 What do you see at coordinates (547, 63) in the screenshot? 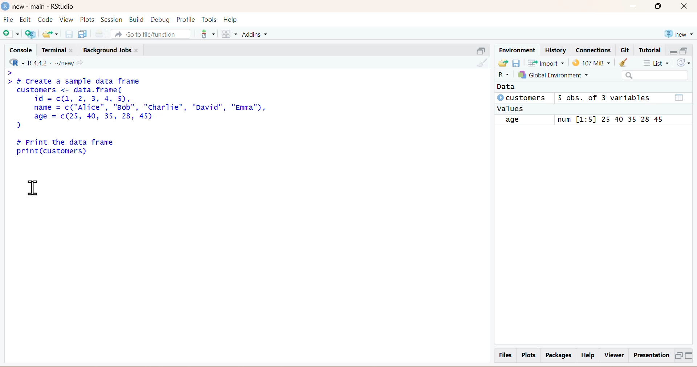
I see `Import` at bounding box center [547, 63].